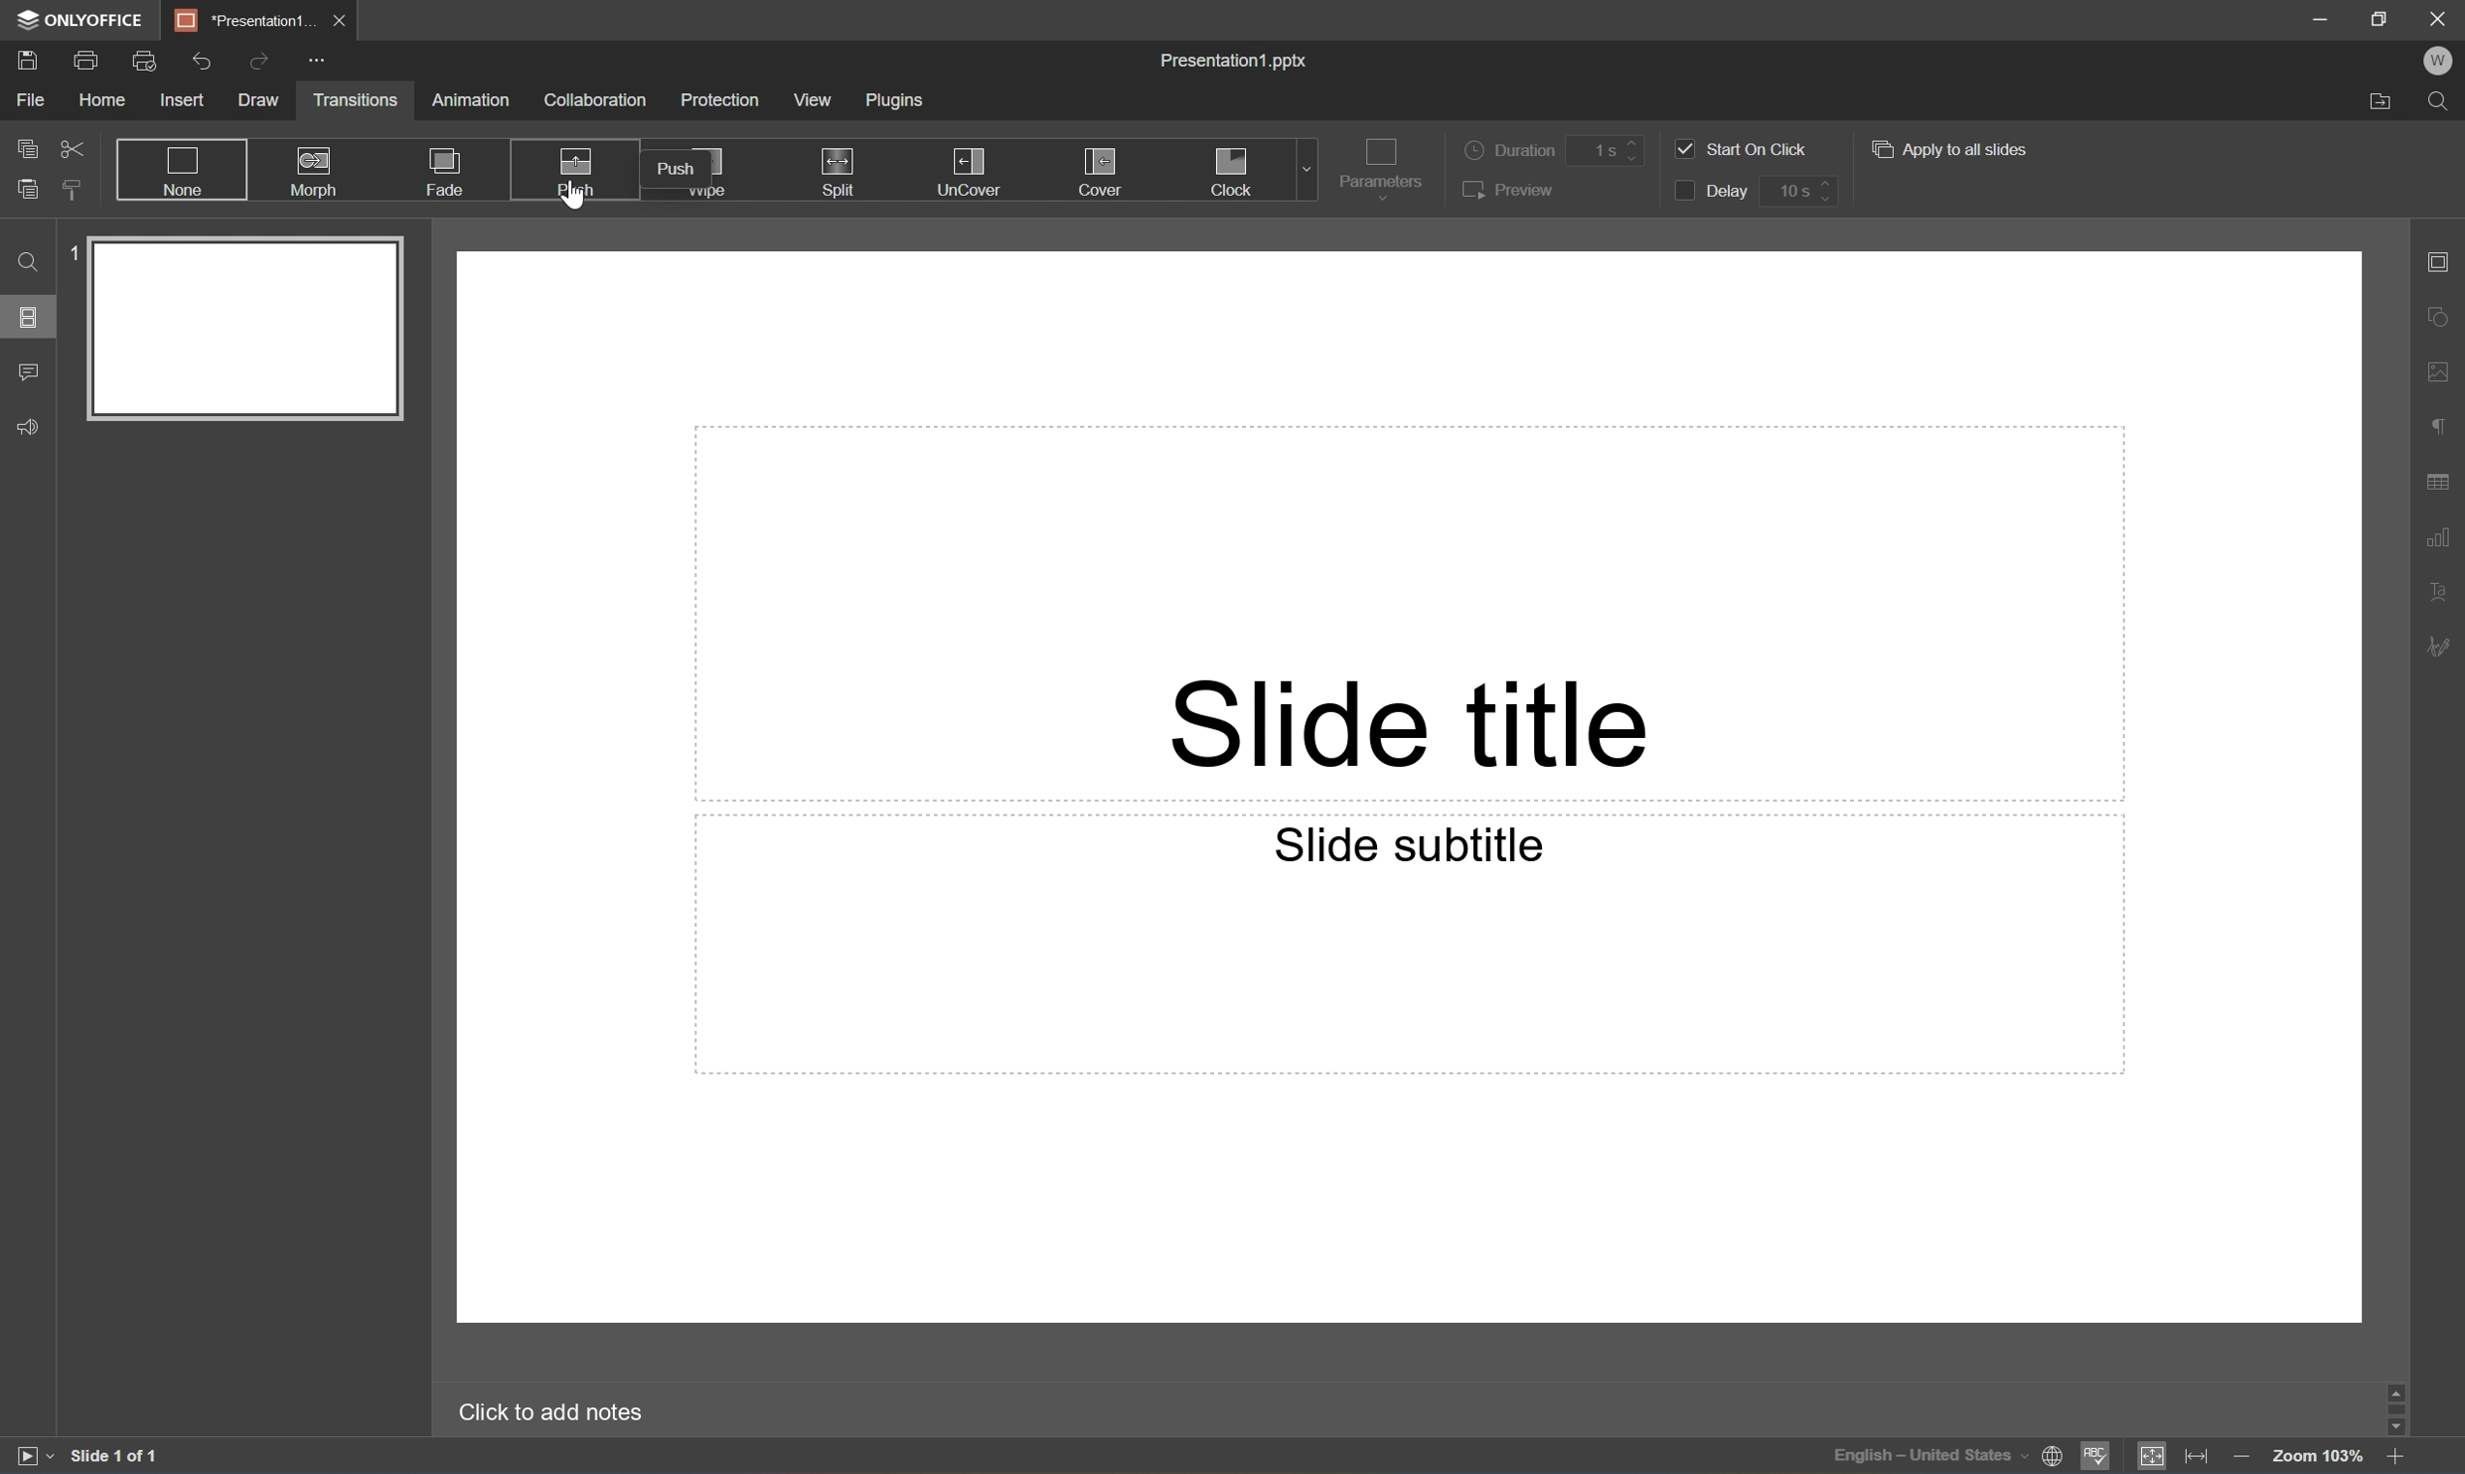 The image size is (2465, 1474). I want to click on Draw, so click(265, 103).